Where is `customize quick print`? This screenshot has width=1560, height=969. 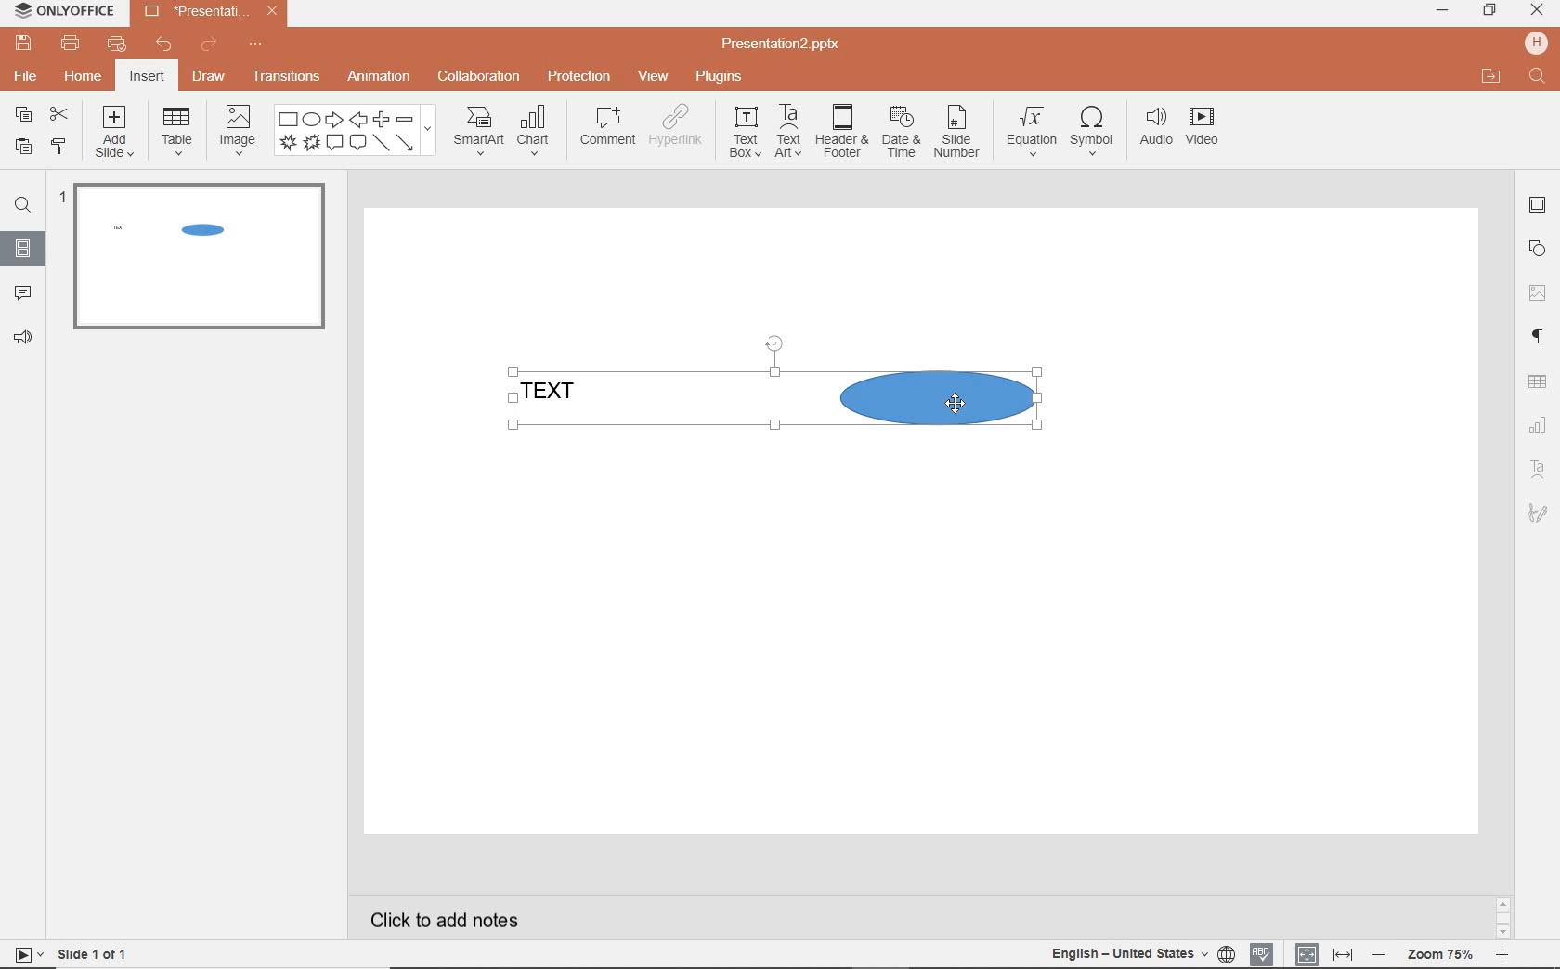 customize quick print is located at coordinates (114, 45).